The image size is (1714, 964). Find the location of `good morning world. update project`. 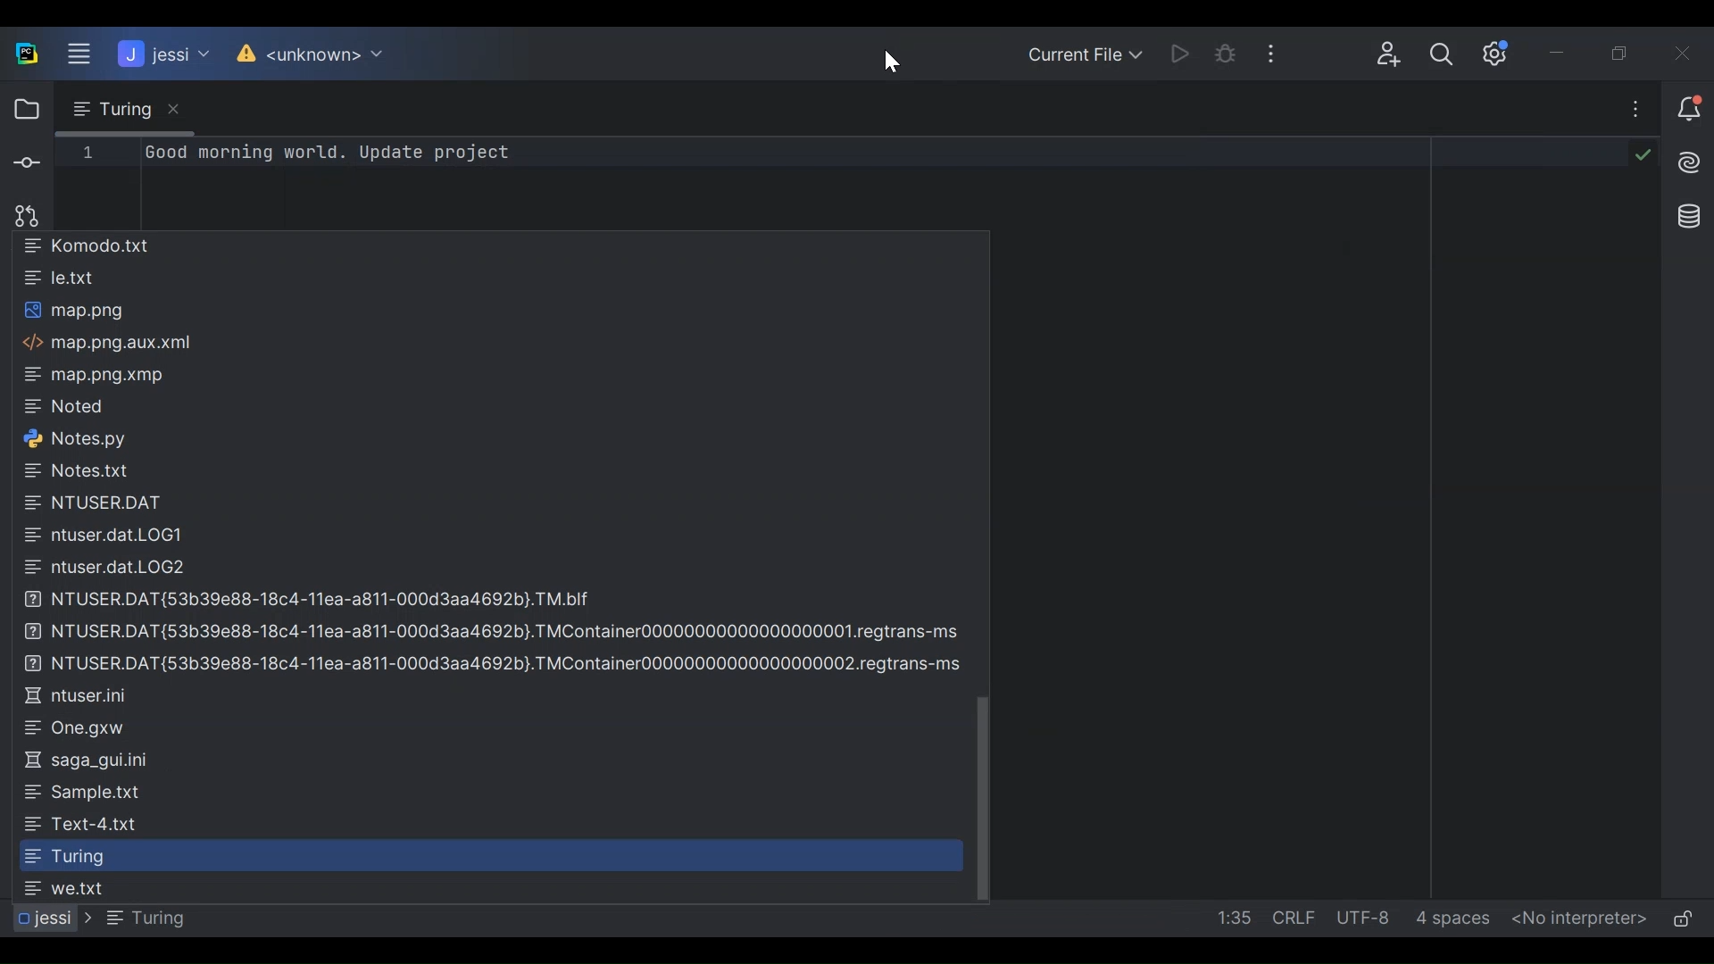

good morning world. update project is located at coordinates (330, 154).